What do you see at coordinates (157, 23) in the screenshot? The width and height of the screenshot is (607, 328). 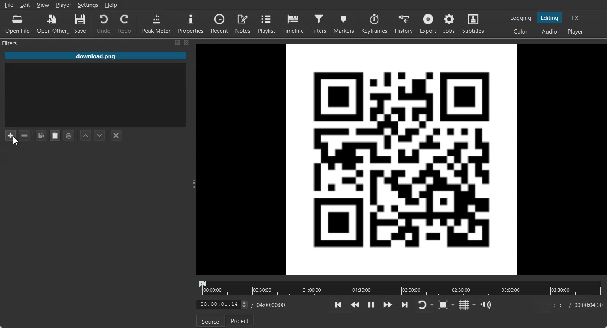 I see `Peak Meter` at bounding box center [157, 23].